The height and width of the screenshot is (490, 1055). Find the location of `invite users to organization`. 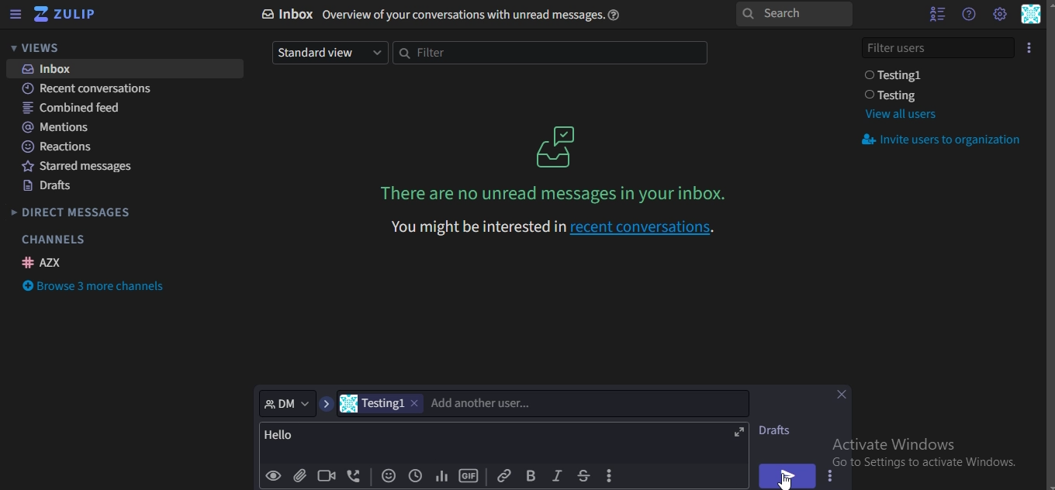

invite users to organization is located at coordinates (944, 141).